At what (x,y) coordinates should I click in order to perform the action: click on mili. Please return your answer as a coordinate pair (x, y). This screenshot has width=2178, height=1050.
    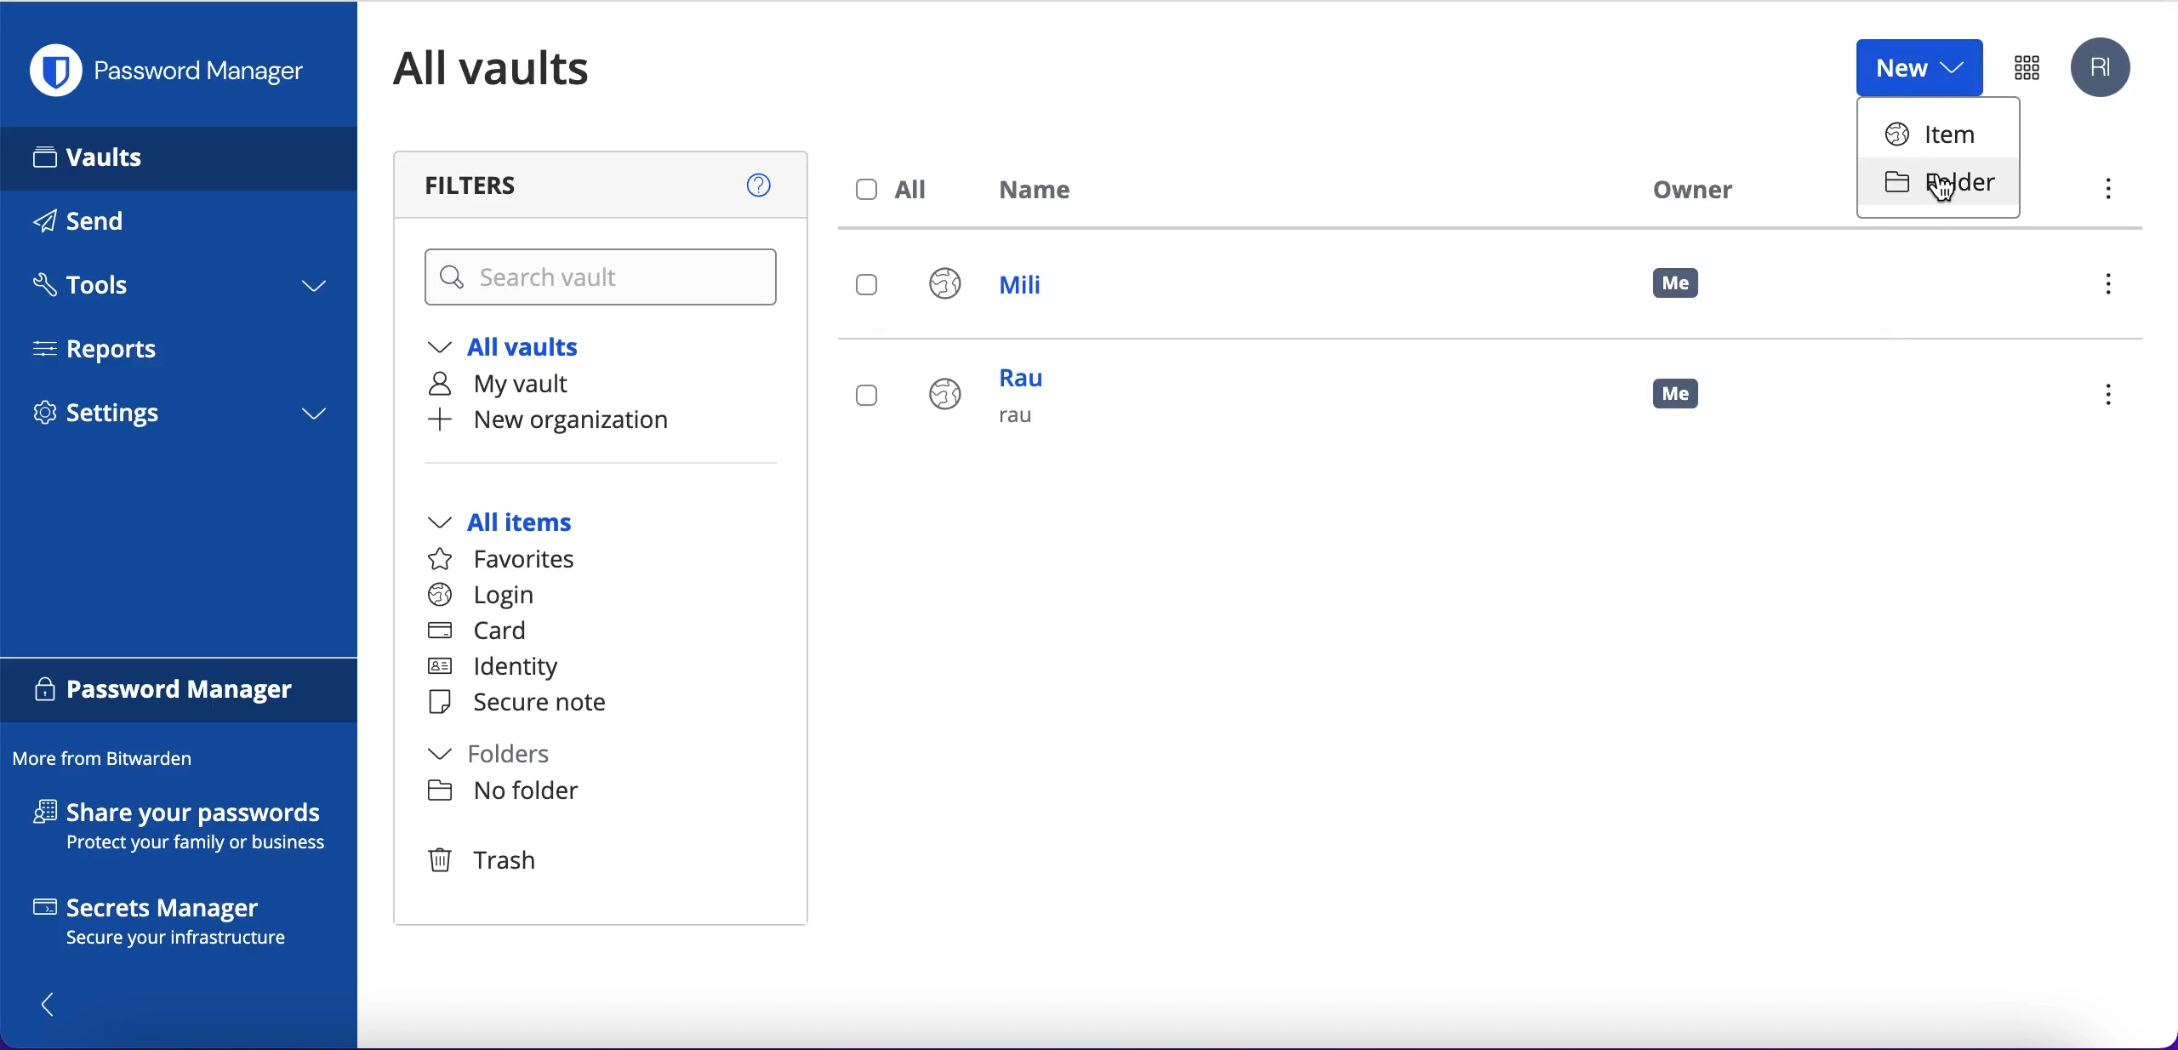
    Looking at the image, I should click on (1003, 288).